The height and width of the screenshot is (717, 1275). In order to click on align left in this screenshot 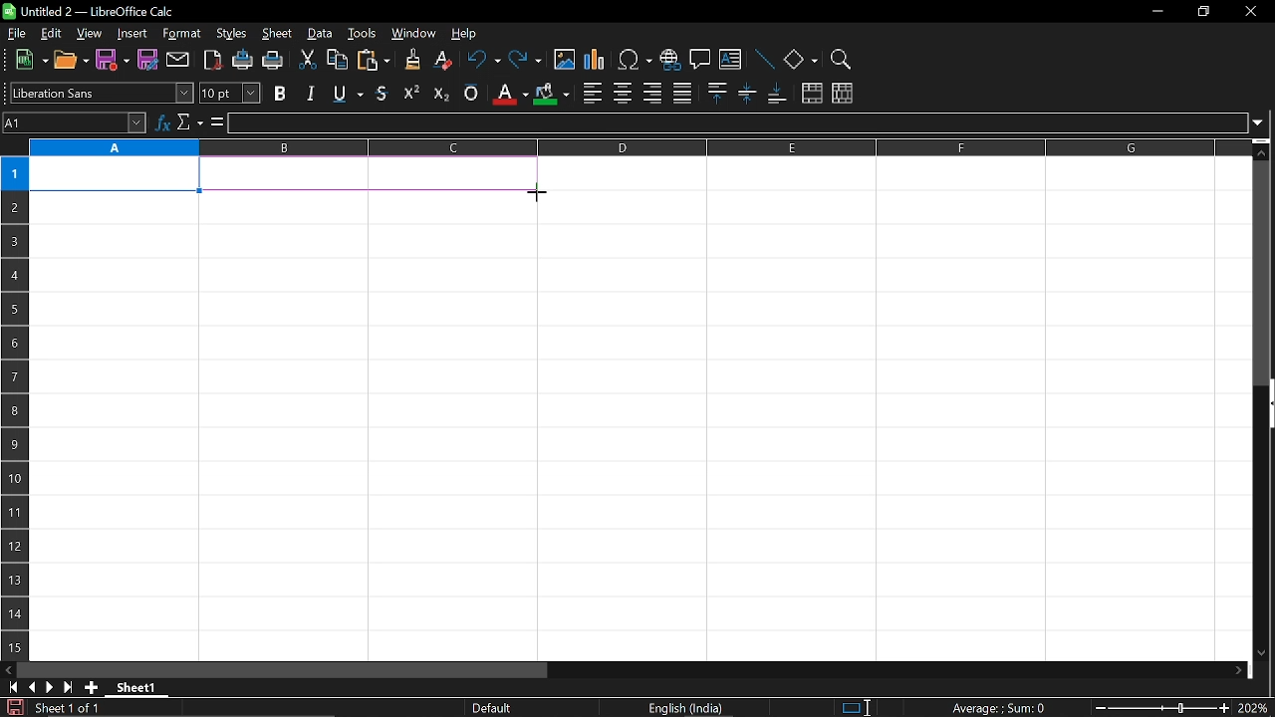, I will do `click(592, 92)`.